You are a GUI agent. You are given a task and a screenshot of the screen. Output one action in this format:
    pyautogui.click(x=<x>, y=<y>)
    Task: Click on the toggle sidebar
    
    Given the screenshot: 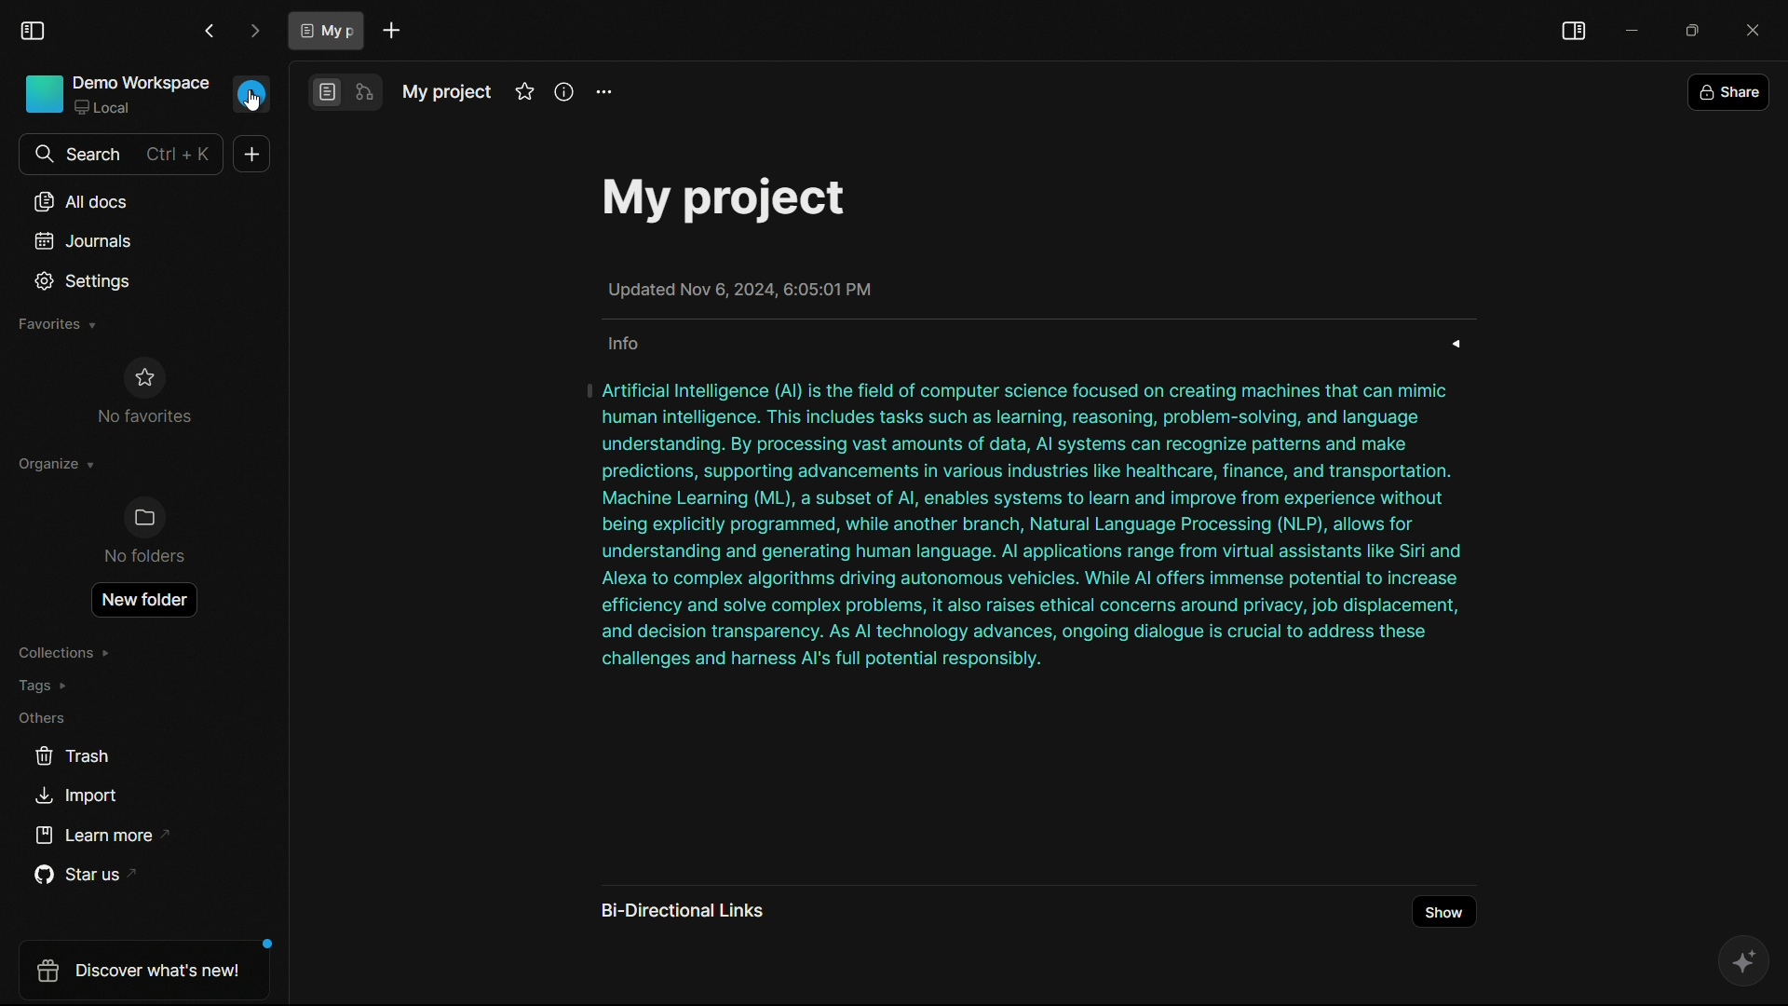 What is the action you would take?
    pyautogui.click(x=1575, y=30)
    